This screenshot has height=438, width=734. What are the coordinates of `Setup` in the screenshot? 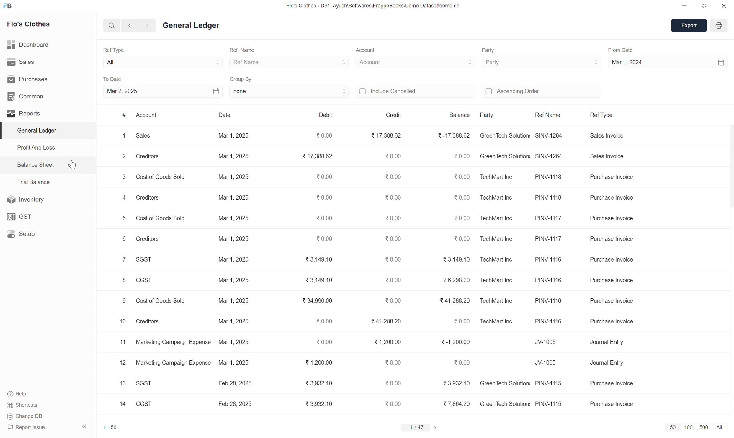 It's located at (24, 234).